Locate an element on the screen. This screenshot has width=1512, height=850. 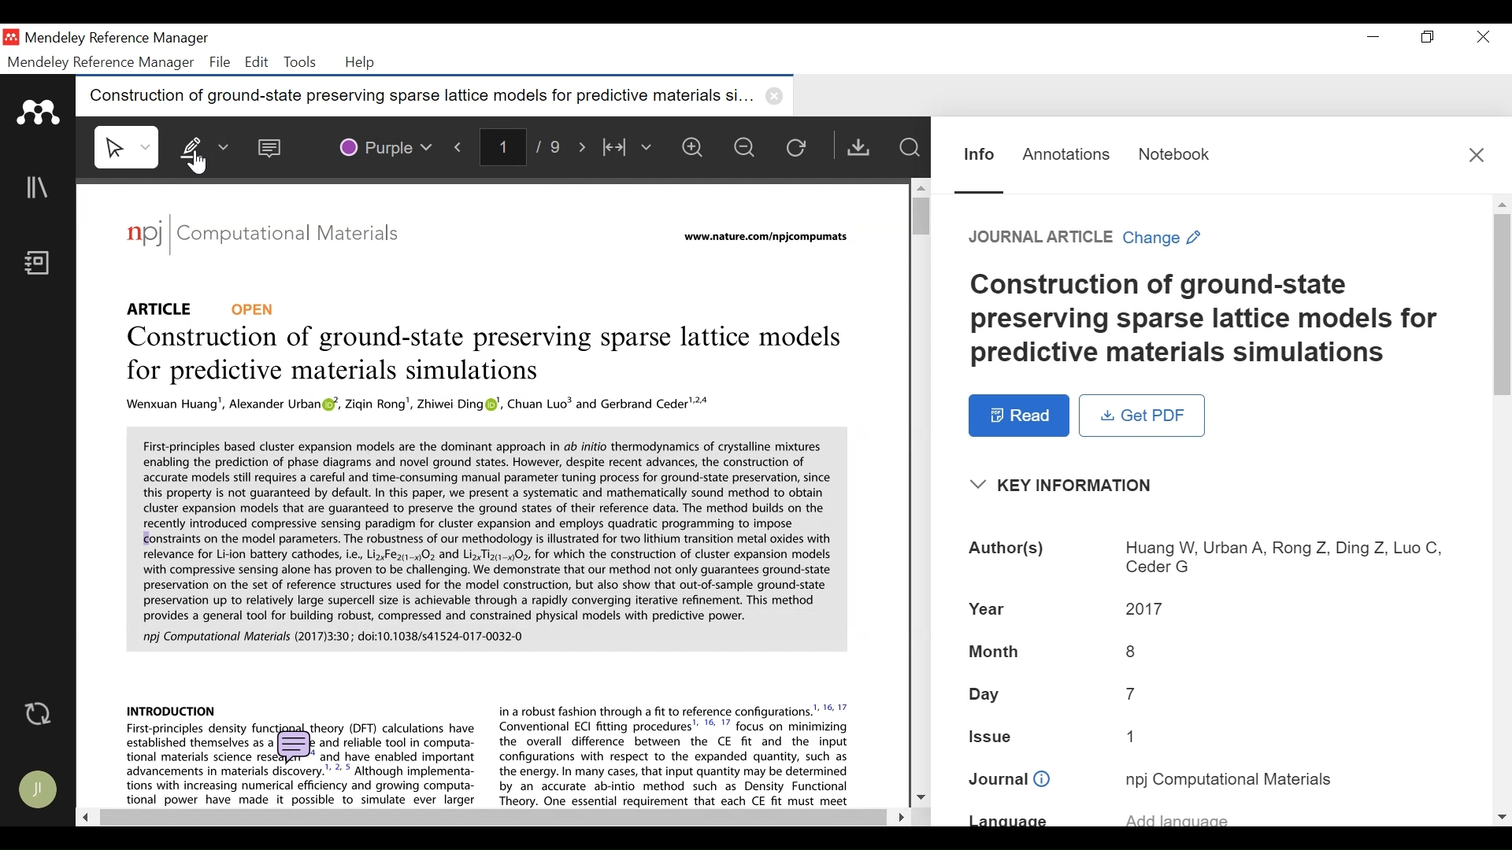
Mendeley Reference Manager is located at coordinates (102, 63).